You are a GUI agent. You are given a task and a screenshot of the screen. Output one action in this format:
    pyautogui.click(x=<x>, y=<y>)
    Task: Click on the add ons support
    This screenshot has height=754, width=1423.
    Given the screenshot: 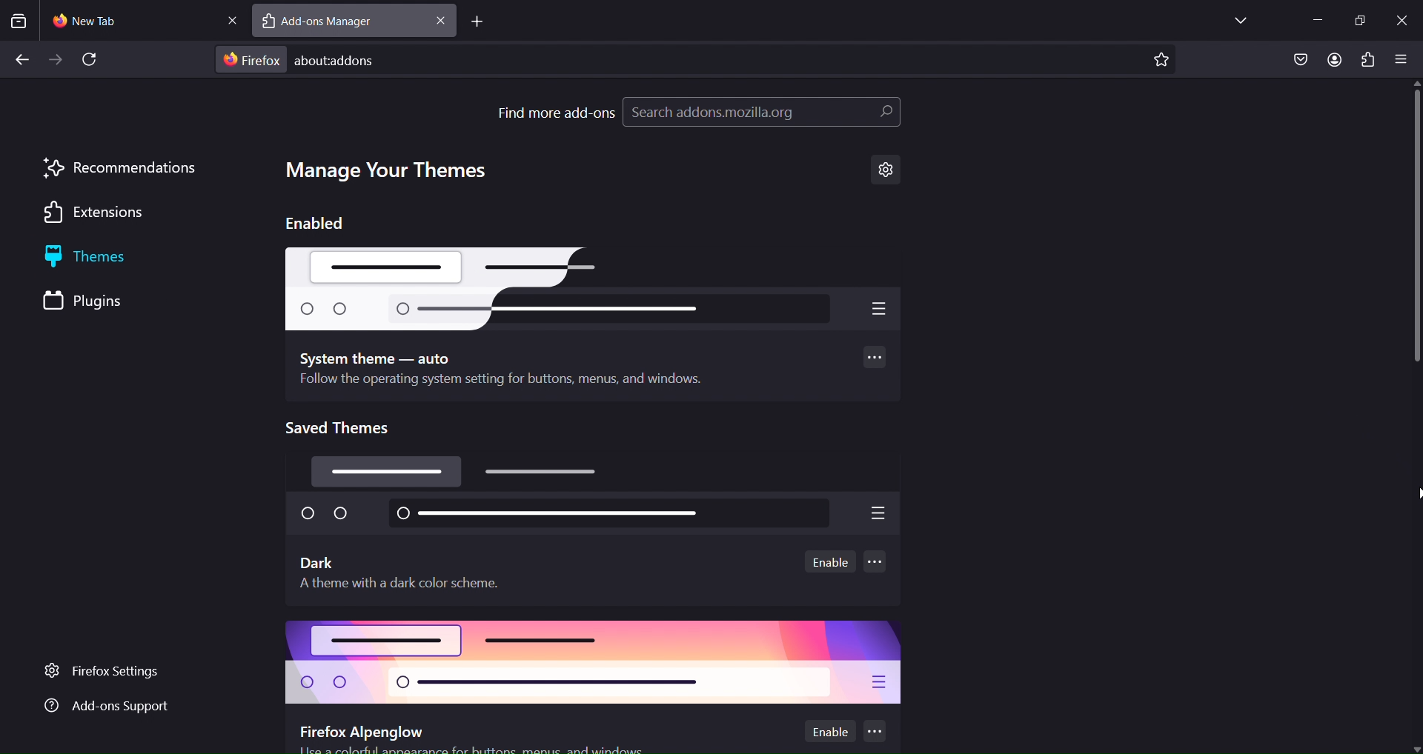 What is the action you would take?
    pyautogui.click(x=106, y=707)
    